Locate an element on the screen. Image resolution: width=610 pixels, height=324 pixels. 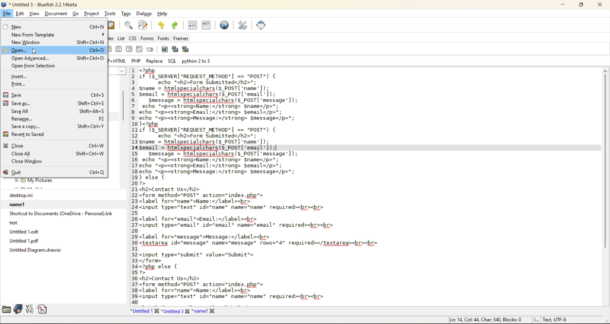
dialogs is located at coordinates (143, 14).